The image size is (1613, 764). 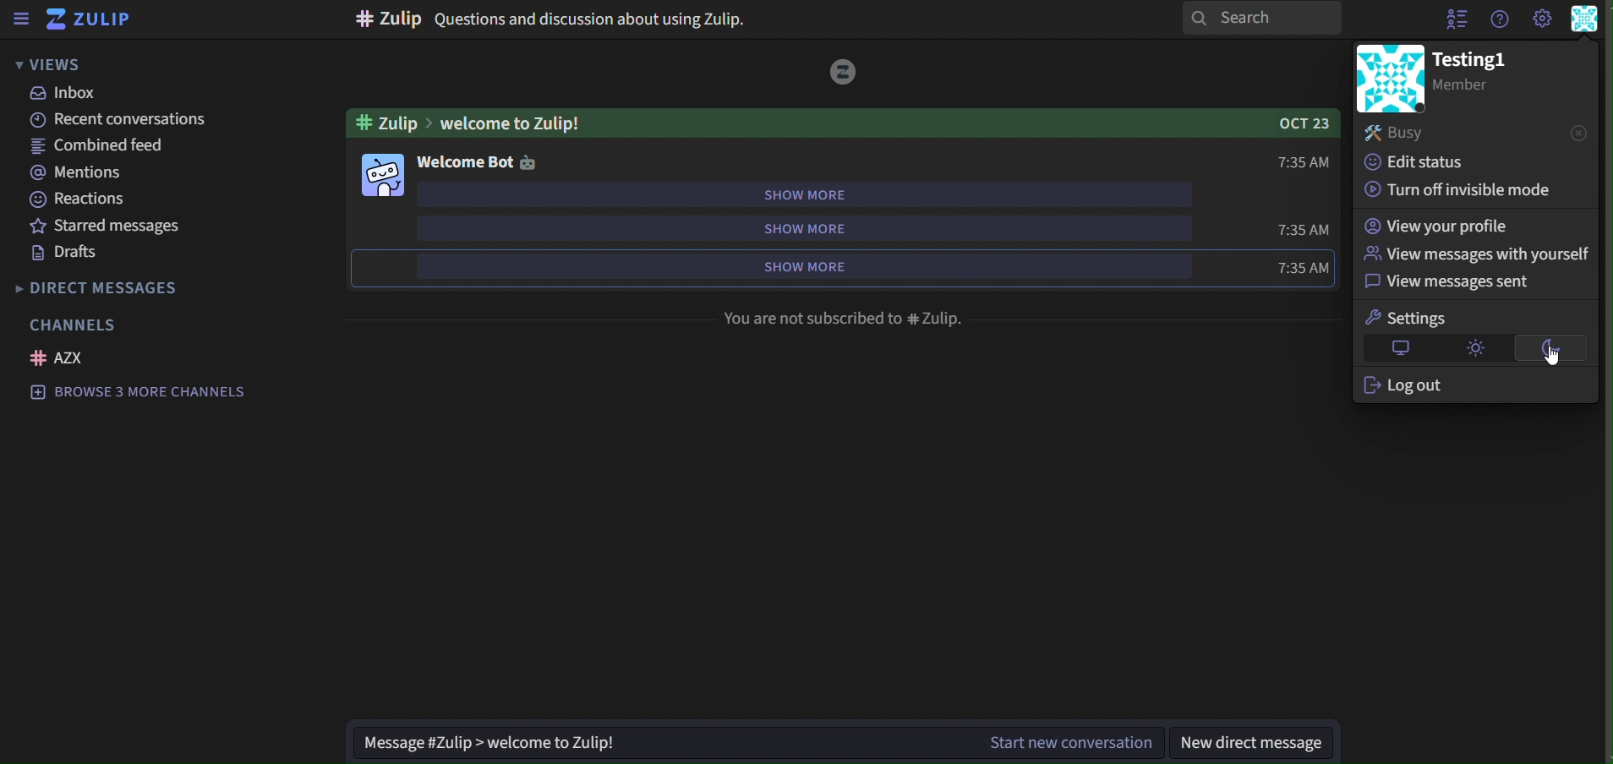 What do you see at coordinates (488, 161) in the screenshot?
I see `welcome bot` at bounding box center [488, 161].